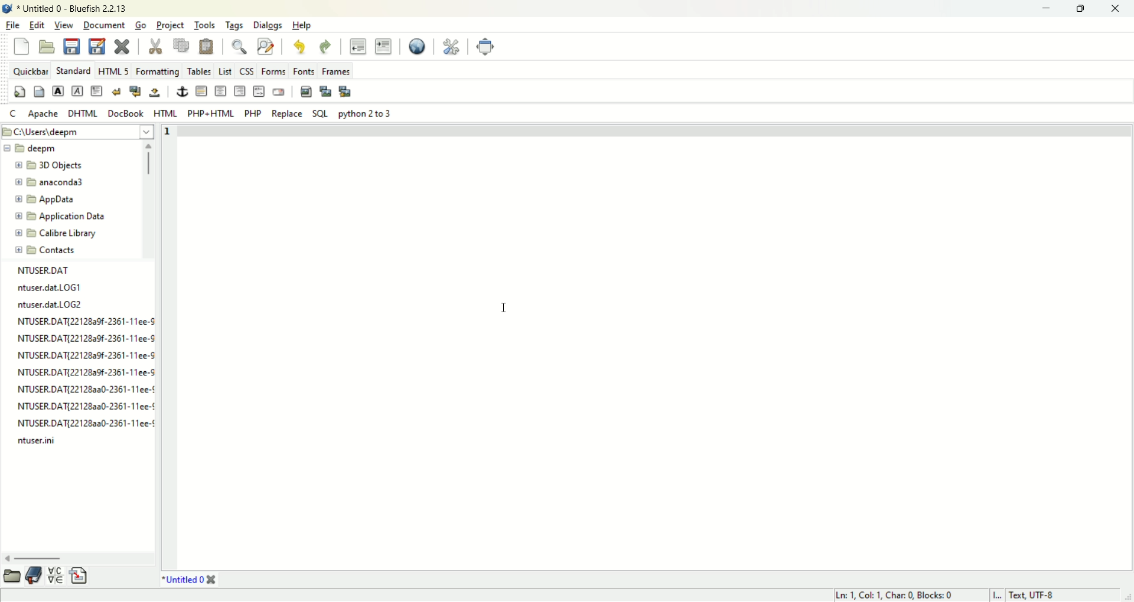  Describe the element at coordinates (20, 92) in the screenshot. I see `quick settings` at that location.